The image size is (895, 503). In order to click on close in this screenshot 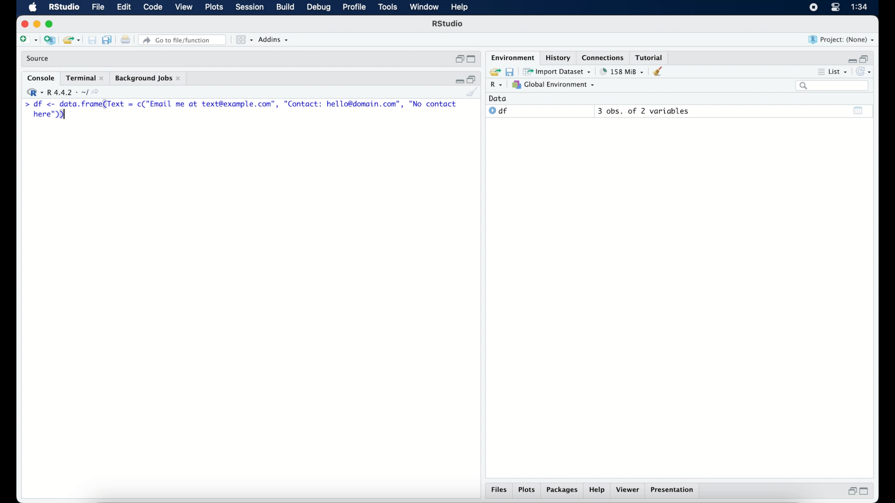, I will do `click(23, 23)`.